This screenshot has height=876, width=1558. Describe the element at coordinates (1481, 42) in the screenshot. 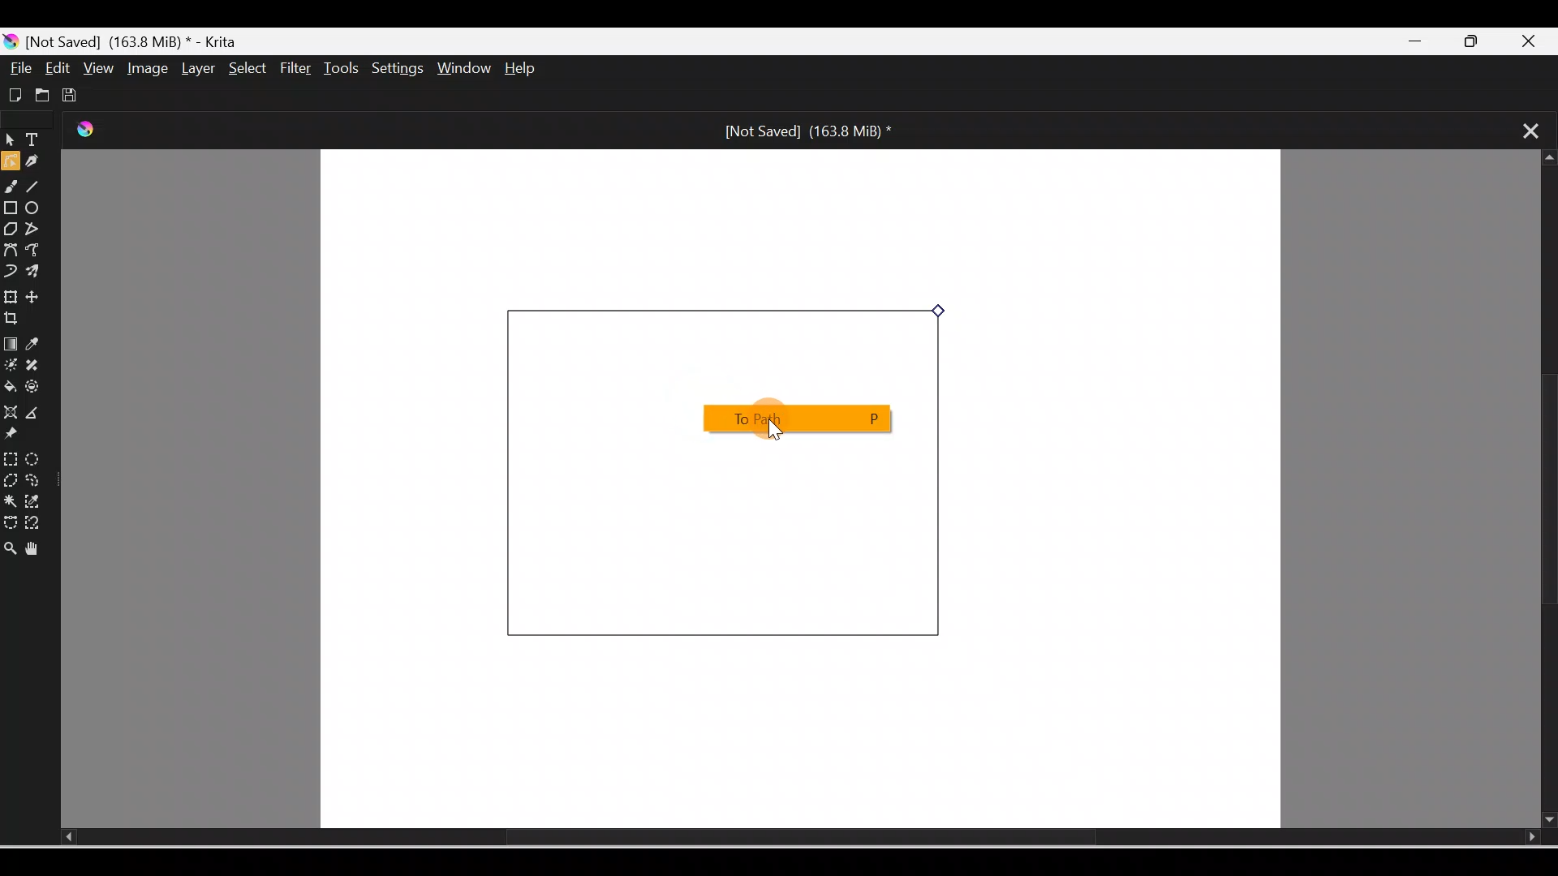

I see `Maximize` at that location.